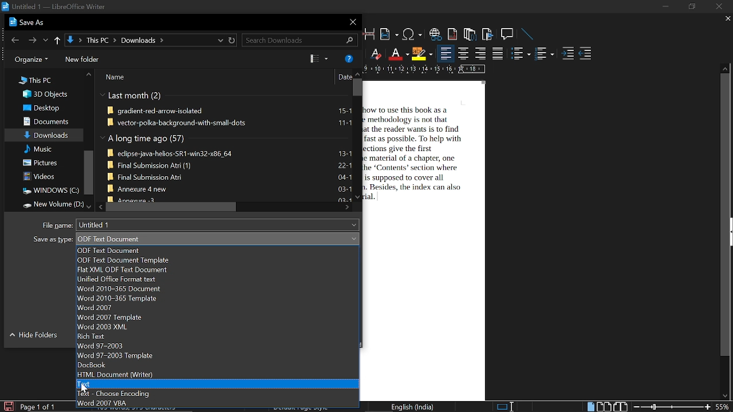  Describe the element at coordinates (46, 134) in the screenshot. I see `Downloads` at that location.